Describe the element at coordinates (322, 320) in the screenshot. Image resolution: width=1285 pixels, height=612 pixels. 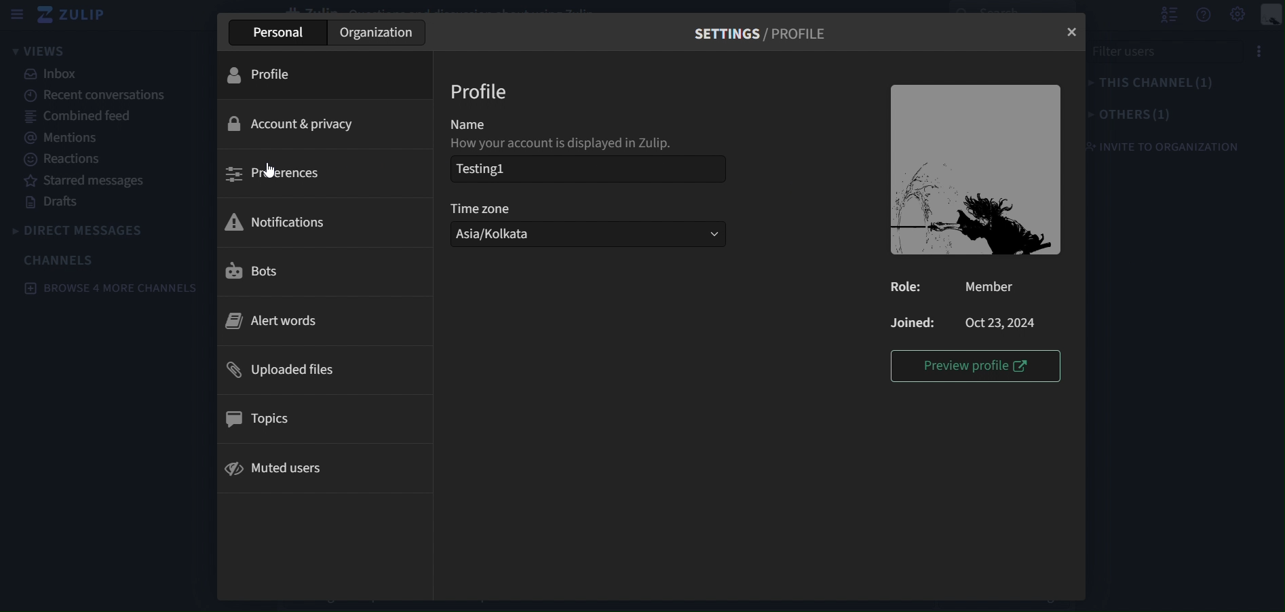
I see `alert words` at that location.